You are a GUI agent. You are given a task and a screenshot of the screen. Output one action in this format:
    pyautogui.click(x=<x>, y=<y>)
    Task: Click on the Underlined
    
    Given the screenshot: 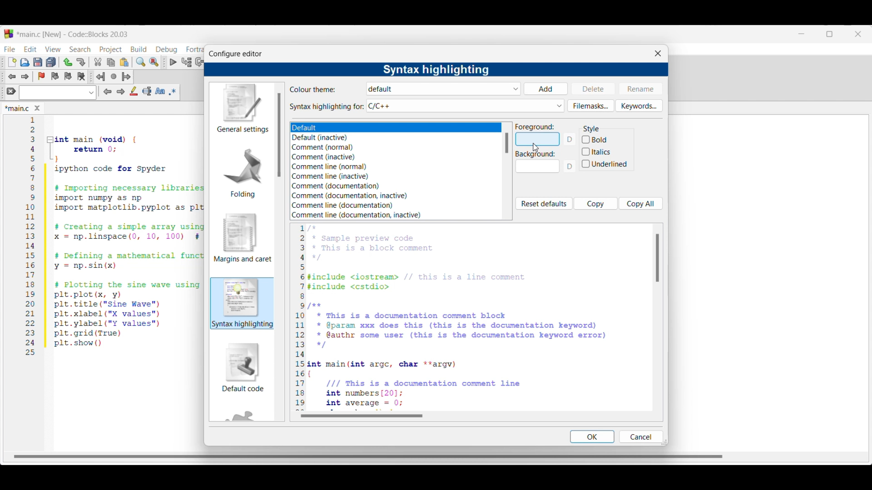 What is the action you would take?
    pyautogui.click(x=606, y=165)
    